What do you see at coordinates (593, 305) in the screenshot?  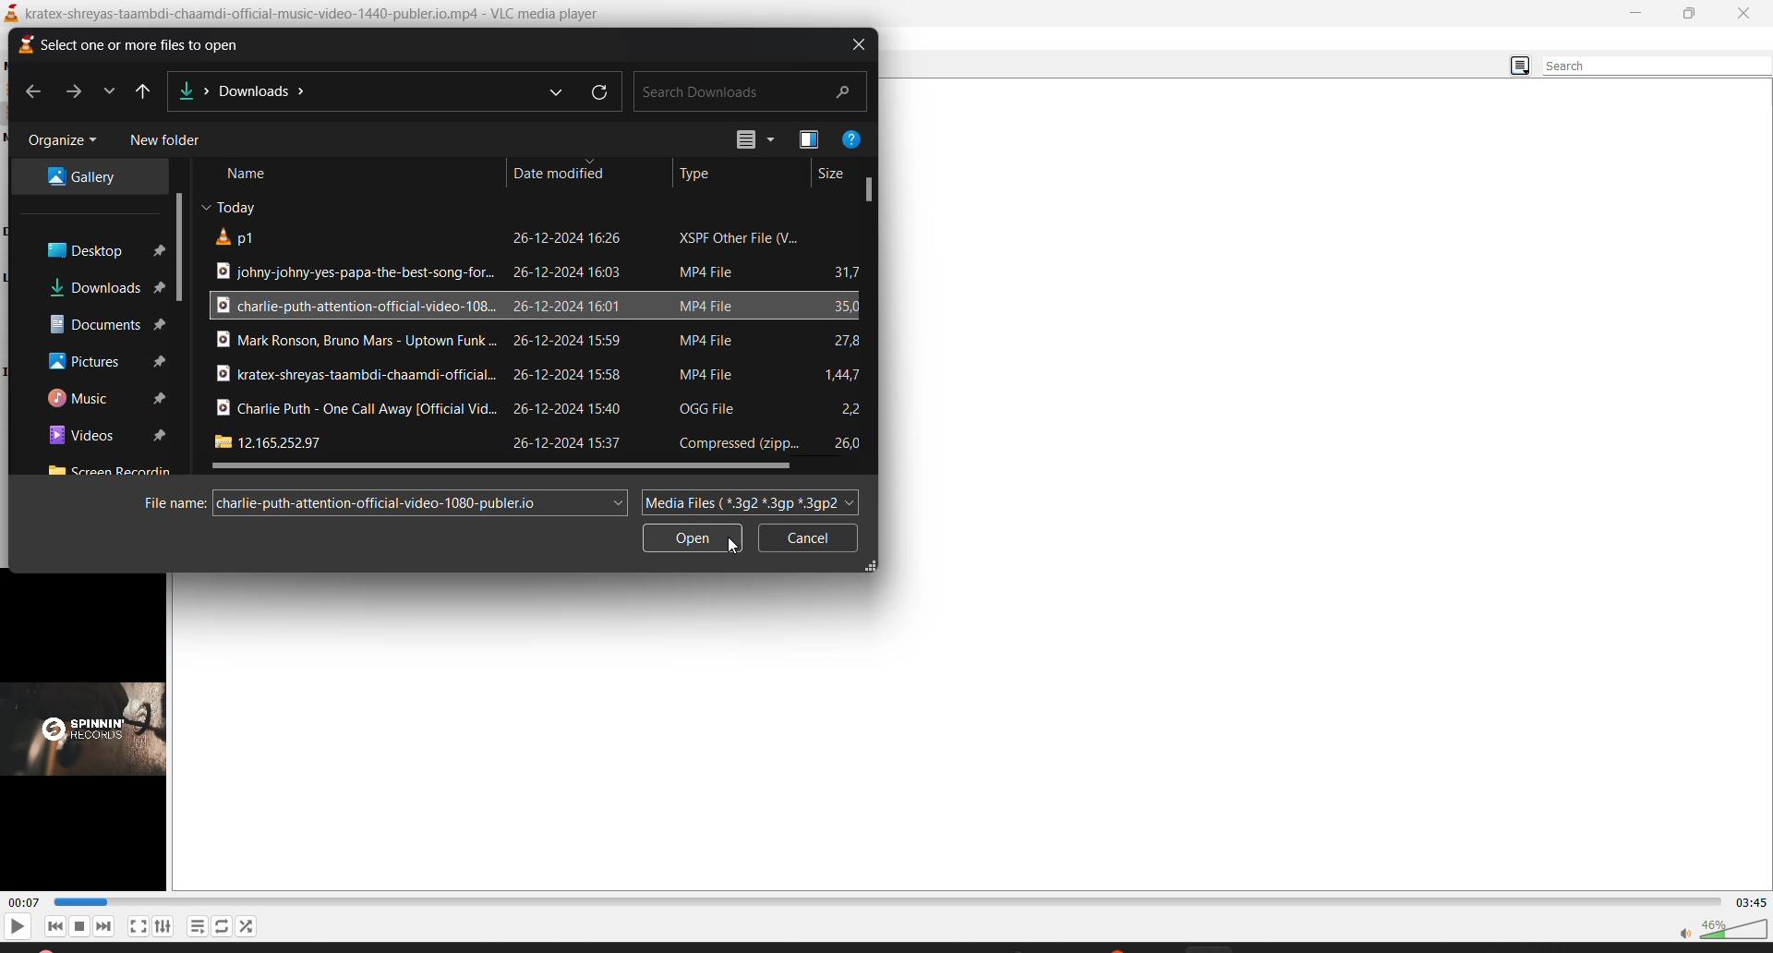 I see `date modified` at bounding box center [593, 305].